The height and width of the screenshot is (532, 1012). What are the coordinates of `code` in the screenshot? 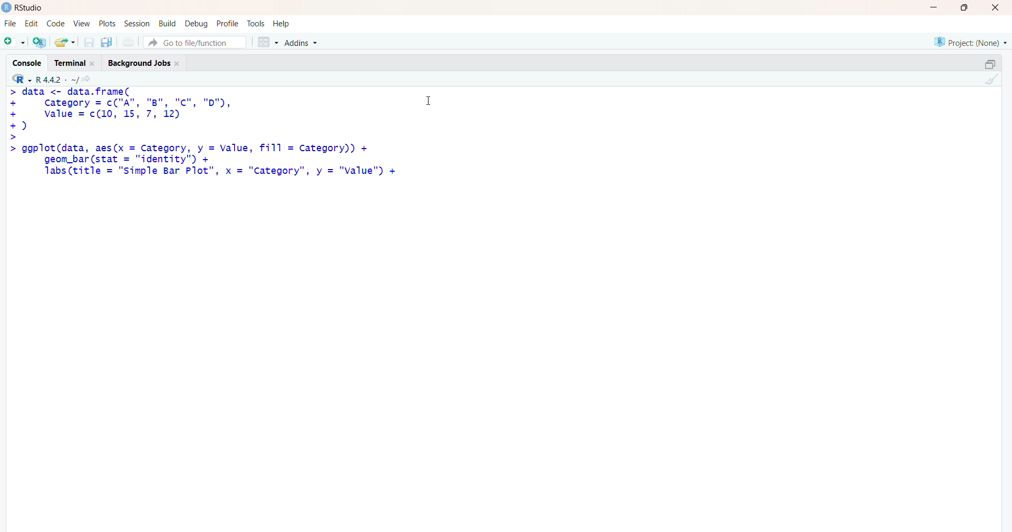 It's located at (55, 24).